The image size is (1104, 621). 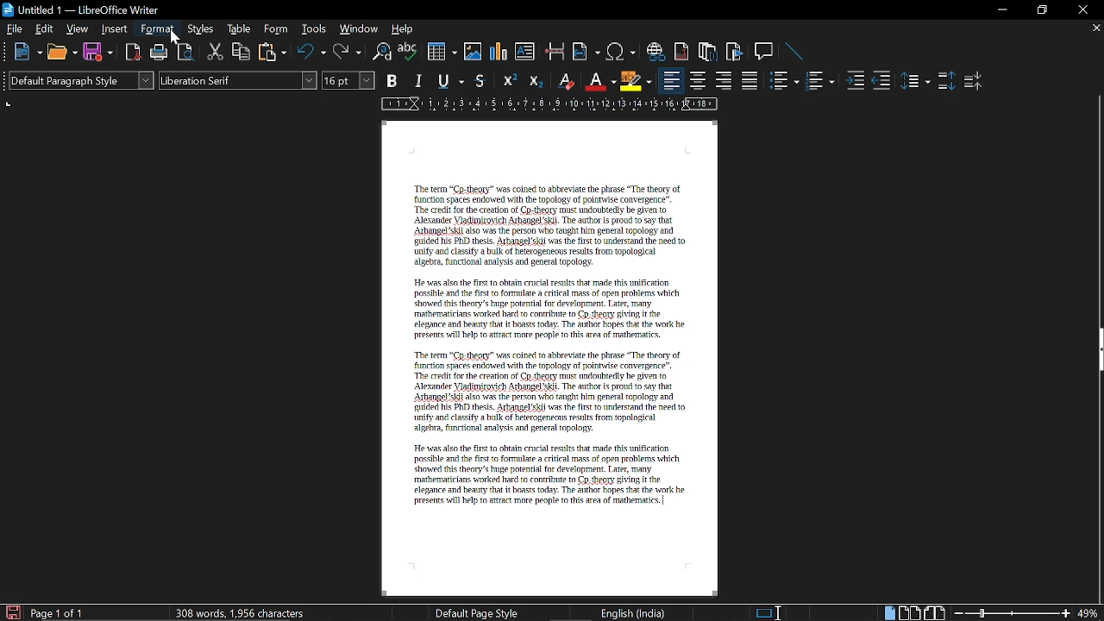 What do you see at coordinates (404, 29) in the screenshot?
I see `Help` at bounding box center [404, 29].